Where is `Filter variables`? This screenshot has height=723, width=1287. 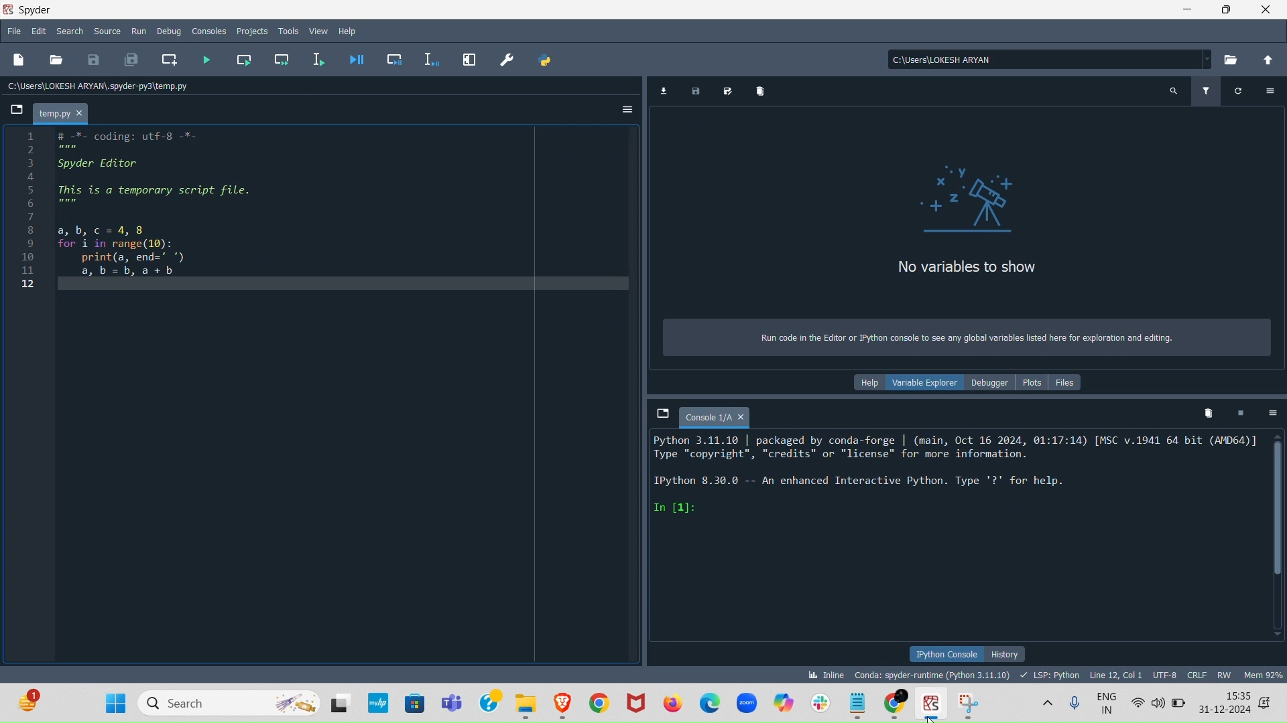
Filter variables is located at coordinates (1239, 88).